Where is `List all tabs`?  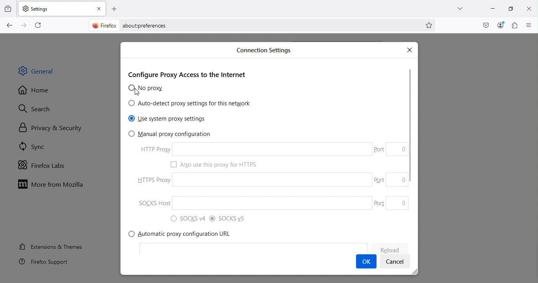 List all tabs is located at coordinates (456, 7).